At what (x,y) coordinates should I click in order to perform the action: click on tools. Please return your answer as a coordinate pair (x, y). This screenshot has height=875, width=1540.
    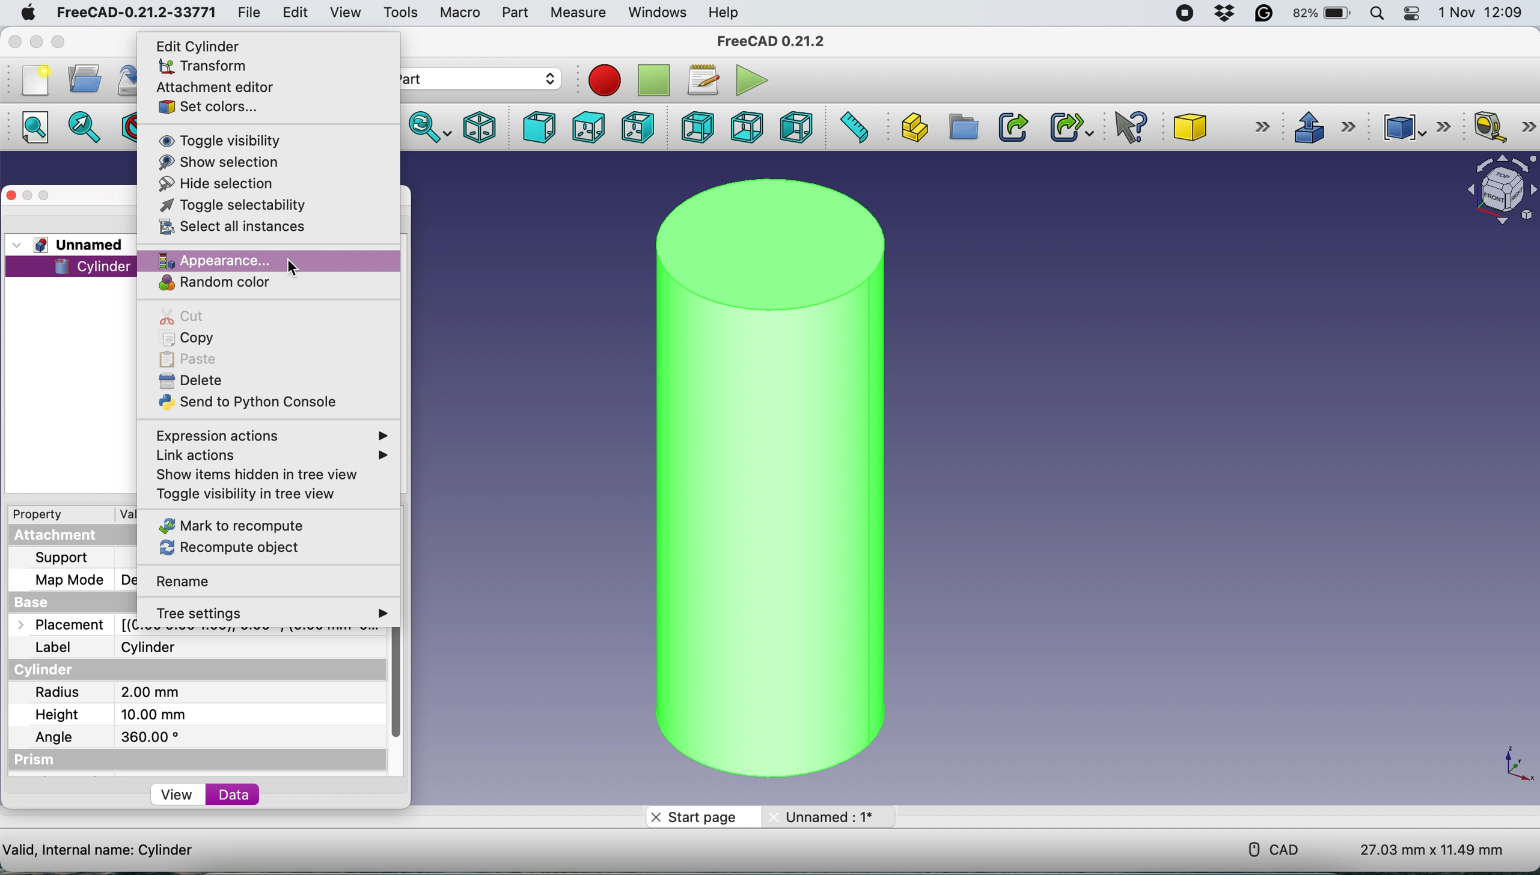
    Looking at the image, I should click on (405, 13).